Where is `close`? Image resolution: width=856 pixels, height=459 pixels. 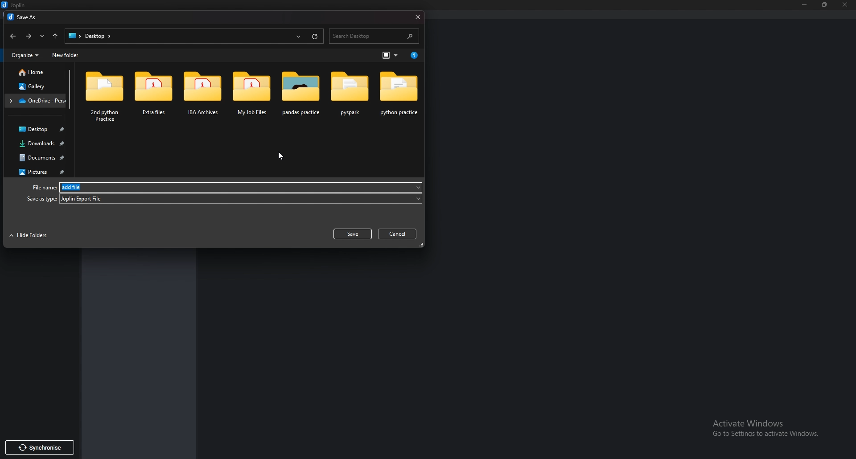
close is located at coordinates (845, 6).